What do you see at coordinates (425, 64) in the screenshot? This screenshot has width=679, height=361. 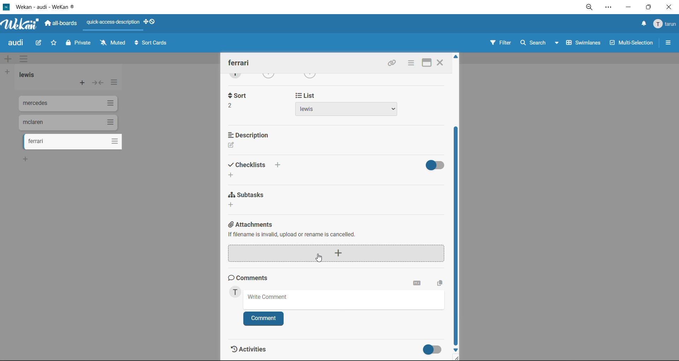 I see `maximize` at bounding box center [425, 64].